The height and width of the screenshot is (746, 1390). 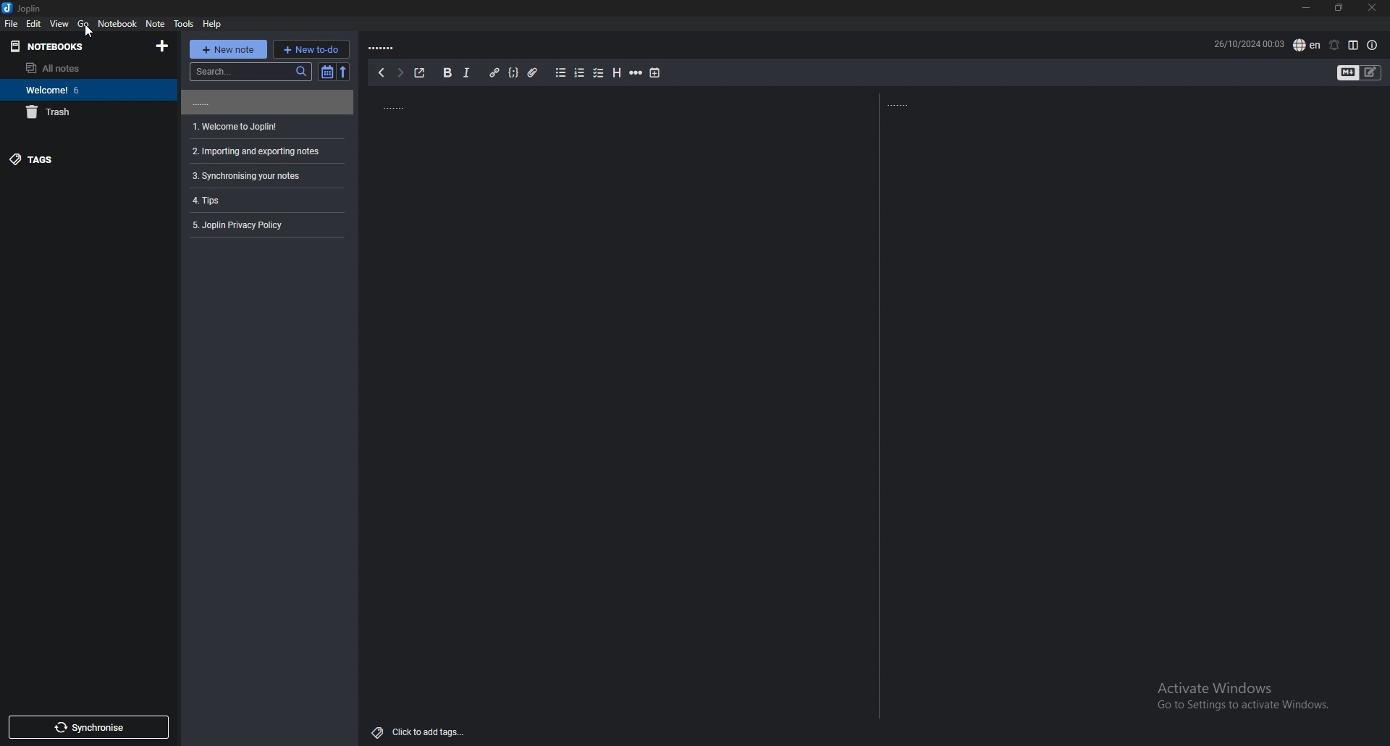 What do you see at coordinates (84, 23) in the screenshot?
I see `go` at bounding box center [84, 23].